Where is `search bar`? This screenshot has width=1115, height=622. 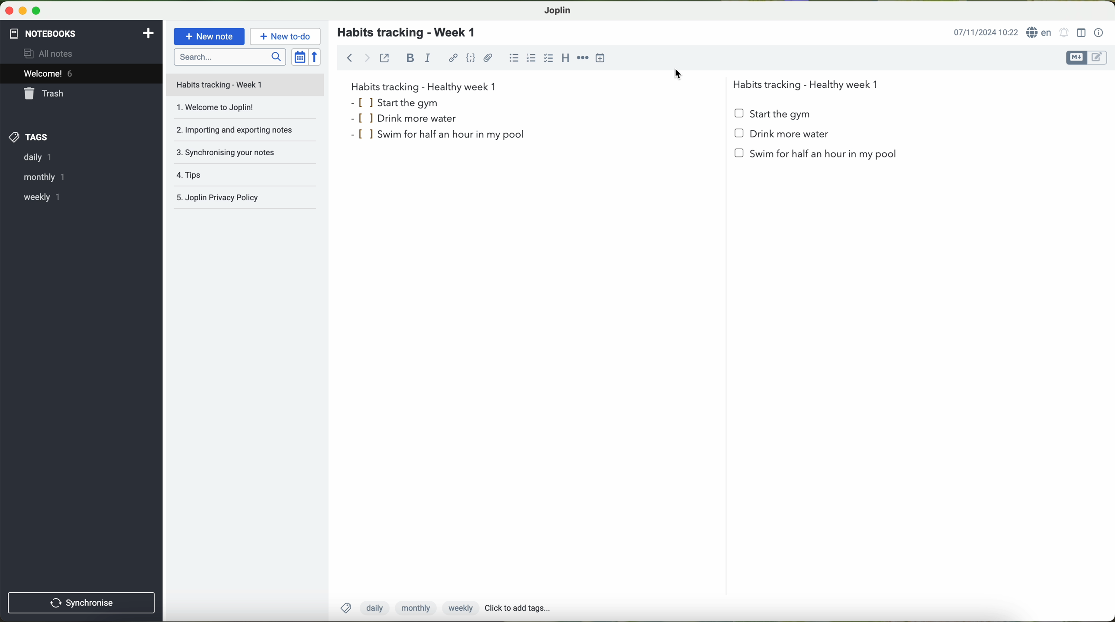
search bar is located at coordinates (229, 57).